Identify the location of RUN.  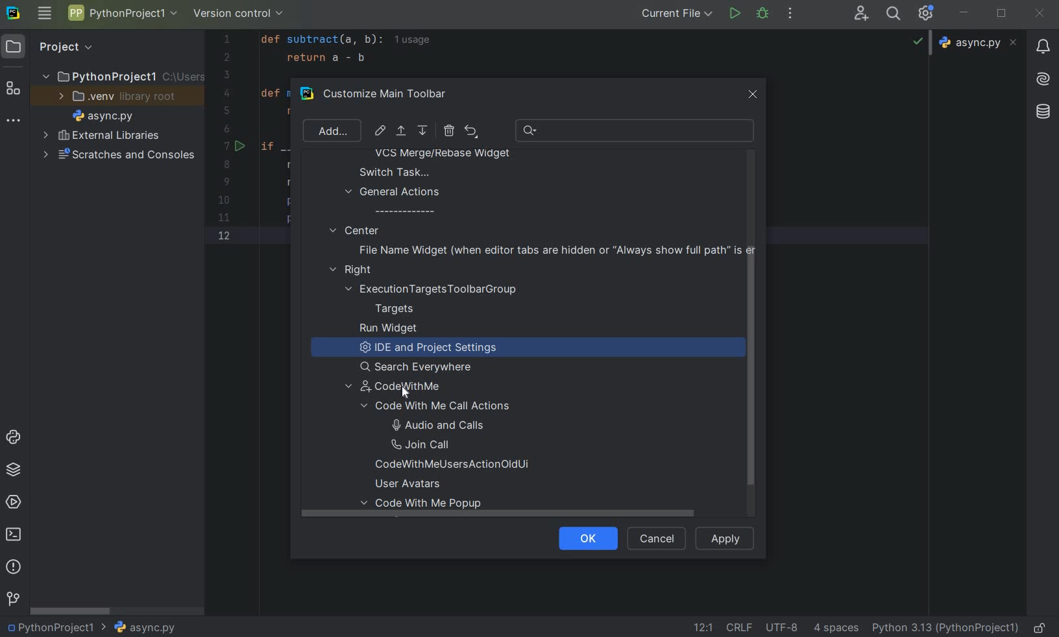
(736, 14).